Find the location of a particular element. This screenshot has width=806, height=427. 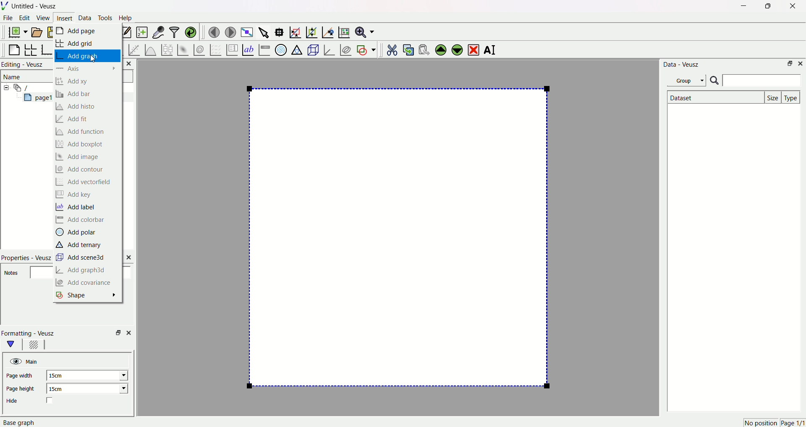

Notes. is located at coordinates (12, 273).